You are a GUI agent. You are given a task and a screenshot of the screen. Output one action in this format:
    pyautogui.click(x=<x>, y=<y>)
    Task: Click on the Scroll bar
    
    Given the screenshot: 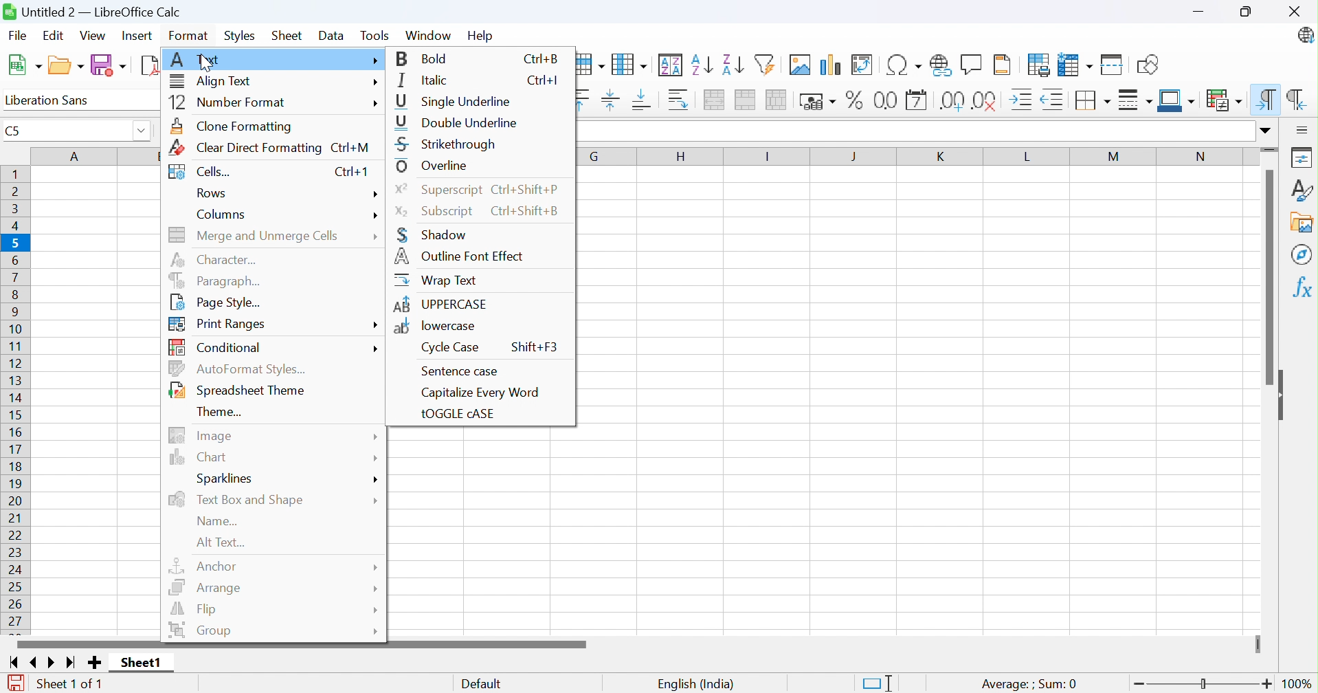 What is the action you would take?
    pyautogui.click(x=300, y=644)
    